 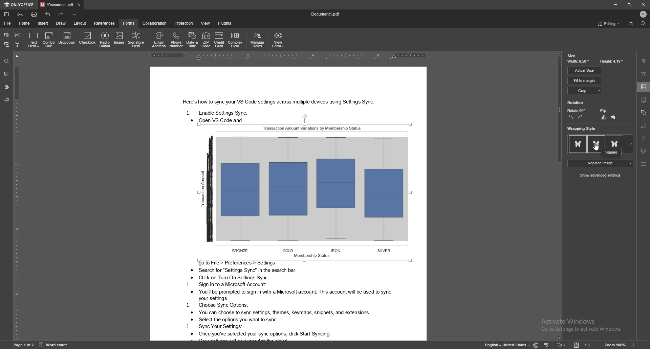 What do you see at coordinates (6, 99) in the screenshot?
I see `feedback` at bounding box center [6, 99].